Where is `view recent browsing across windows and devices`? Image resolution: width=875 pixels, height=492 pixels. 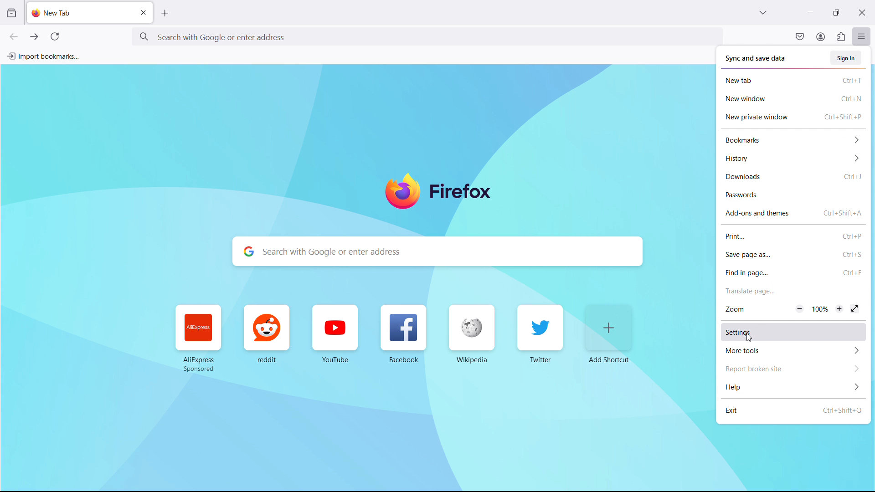 view recent browsing across windows and devices is located at coordinates (11, 13).